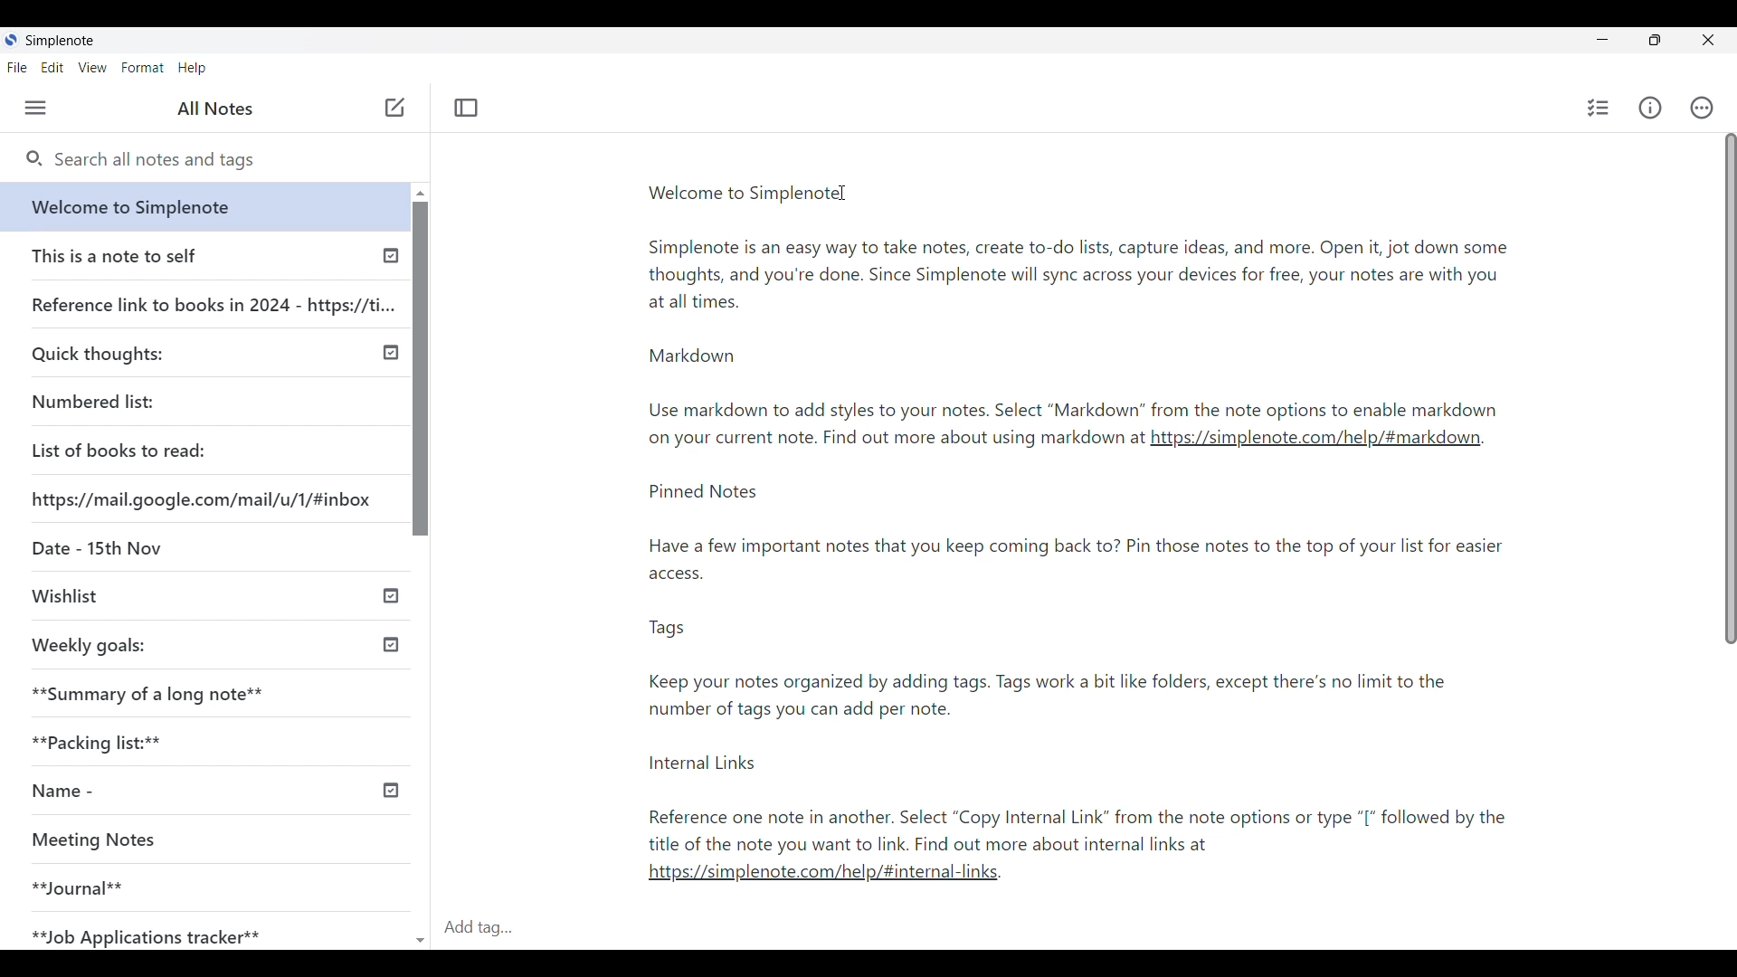 Image resolution: width=1737 pixels, height=977 pixels. I want to click on Minimize, so click(1601, 40).